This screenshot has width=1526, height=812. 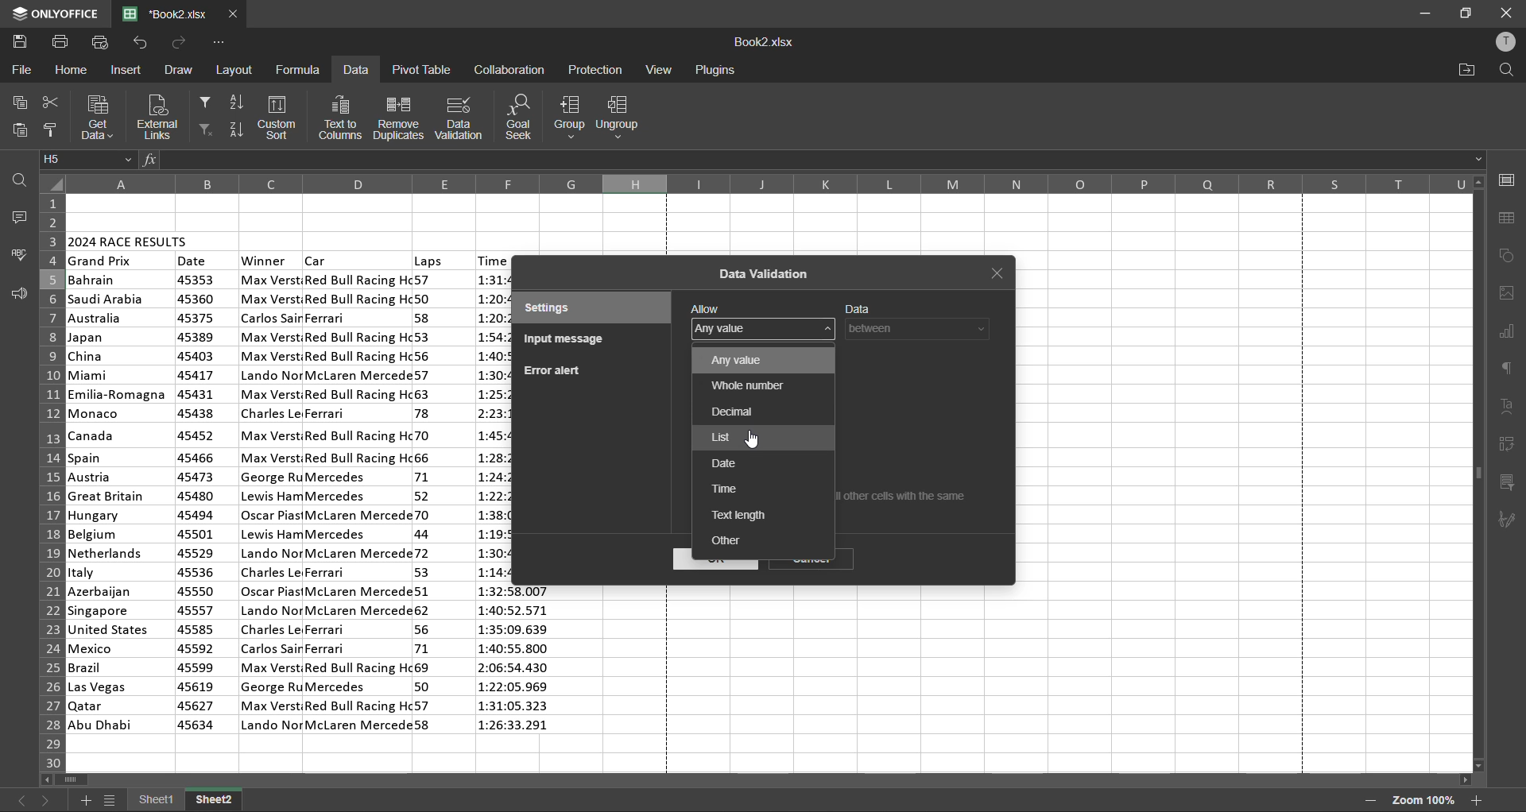 I want to click on paste, so click(x=21, y=130).